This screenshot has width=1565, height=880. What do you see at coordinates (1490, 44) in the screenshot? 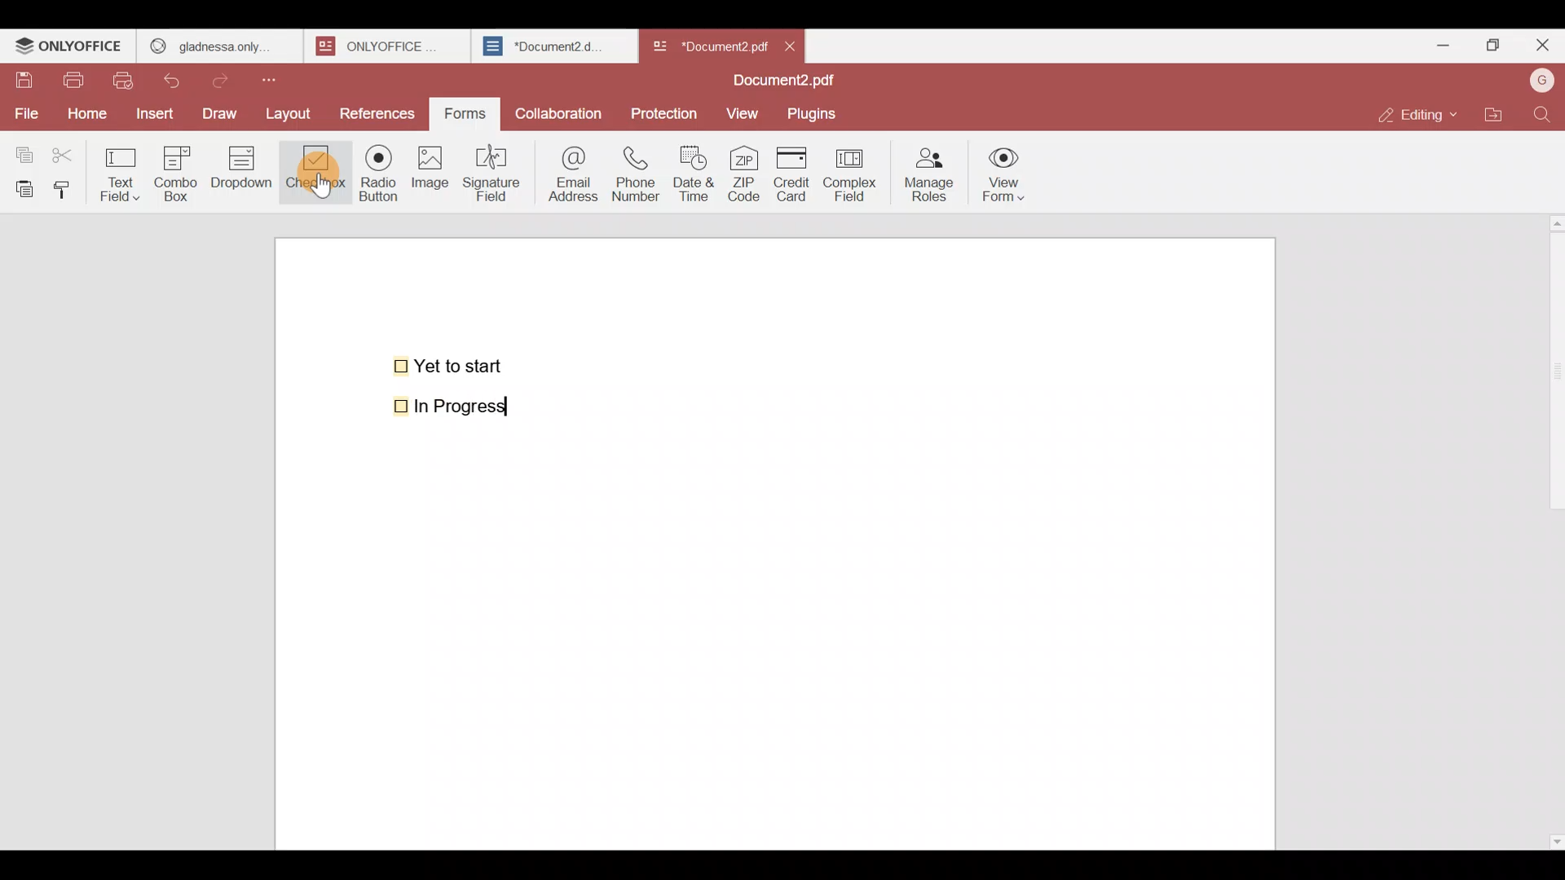
I see `Maximize` at bounding box center [1490, 44].